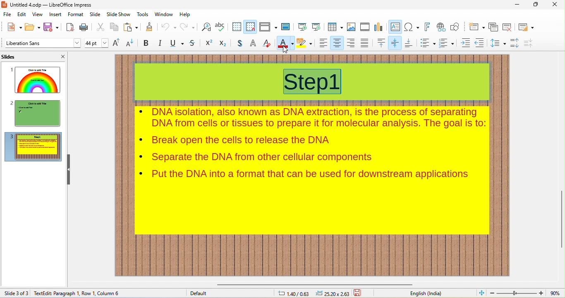 The image size is (565, 298). Describe the element at coordinates (311, 142) in the screenshot. I see `contents` at that location.